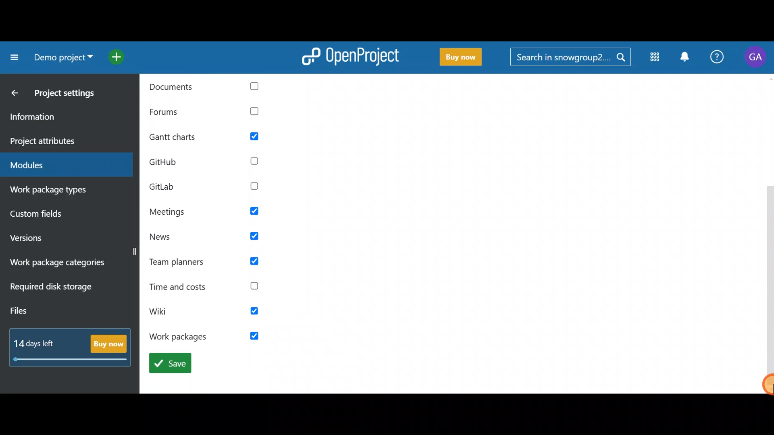 The image size is (774, 435). I want to click on Notification centre, so click(687, 59).